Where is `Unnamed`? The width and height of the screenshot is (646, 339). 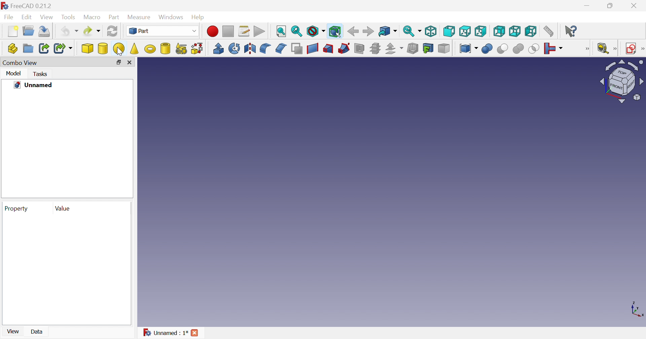
Unnamed is located at coordinates (35, 85).